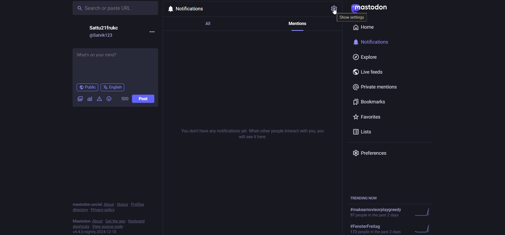 Image resolution: width=505 pixels, height=235 pixels. What do you see at coordinates (113, 88) in the screenshot?
I see `English` at bounding box center [113, 88].